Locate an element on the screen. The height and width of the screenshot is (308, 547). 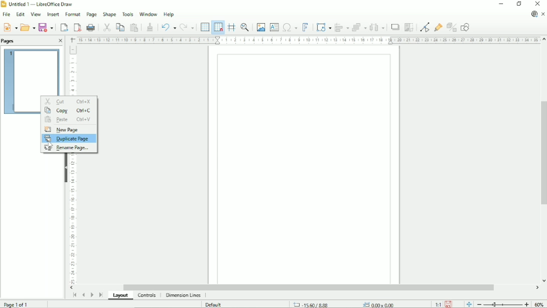
Shadow is located at coordinates (395, 27).